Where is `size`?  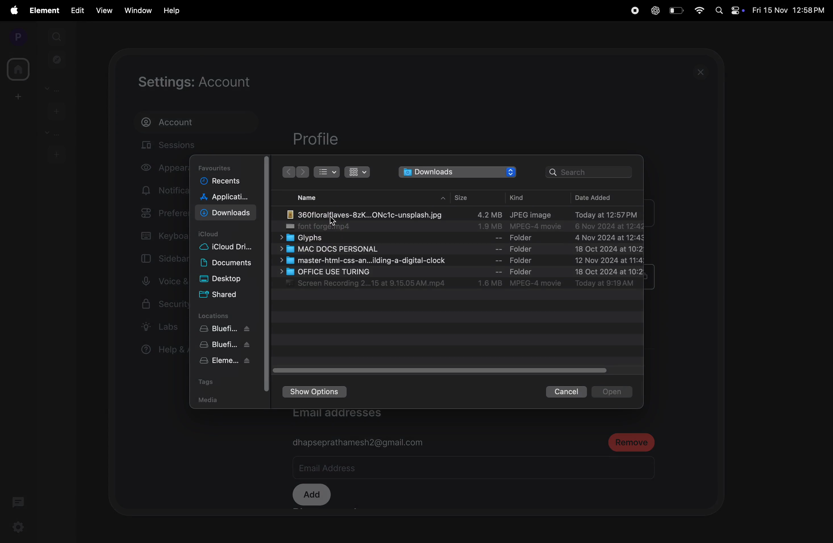 size is located at coordinates (466, 197).